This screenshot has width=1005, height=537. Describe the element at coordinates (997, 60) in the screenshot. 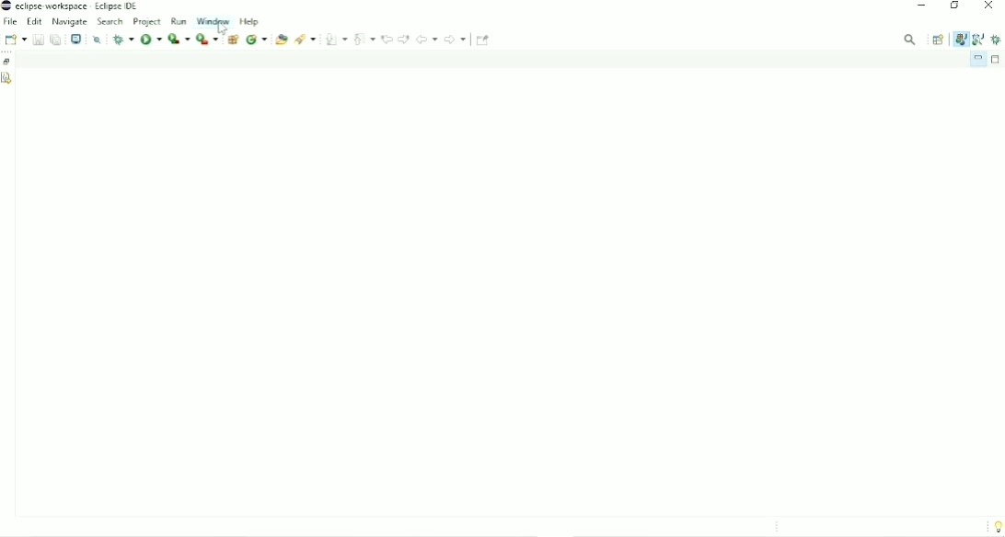

I see `Maximize` at that location.